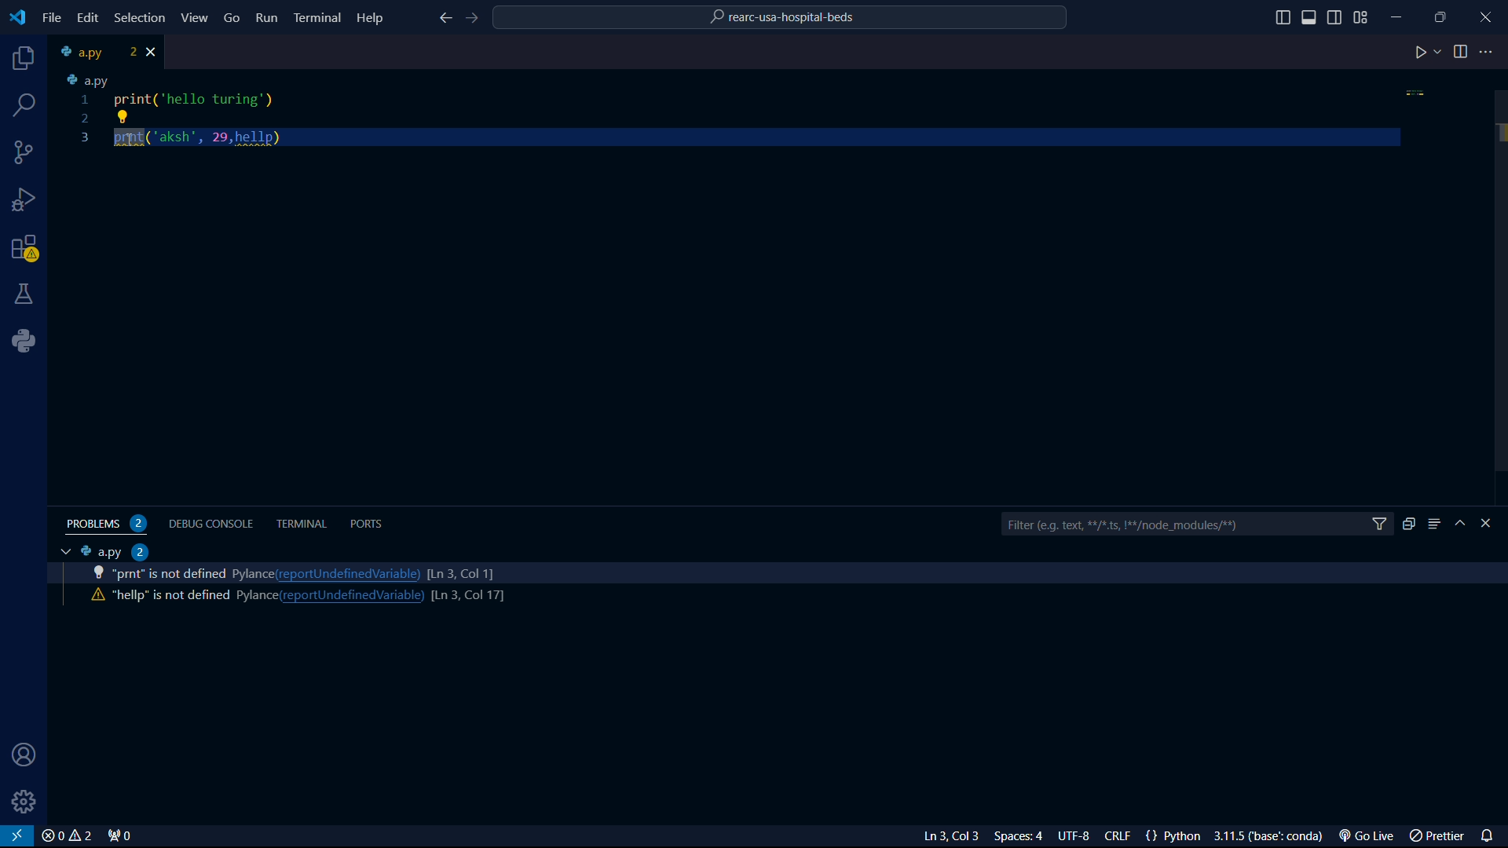 This screenshot has height=848, width=1508. Describe the element at coordinates (1022, 836) in the screenshot. I see `Spaces: 4` at that location.